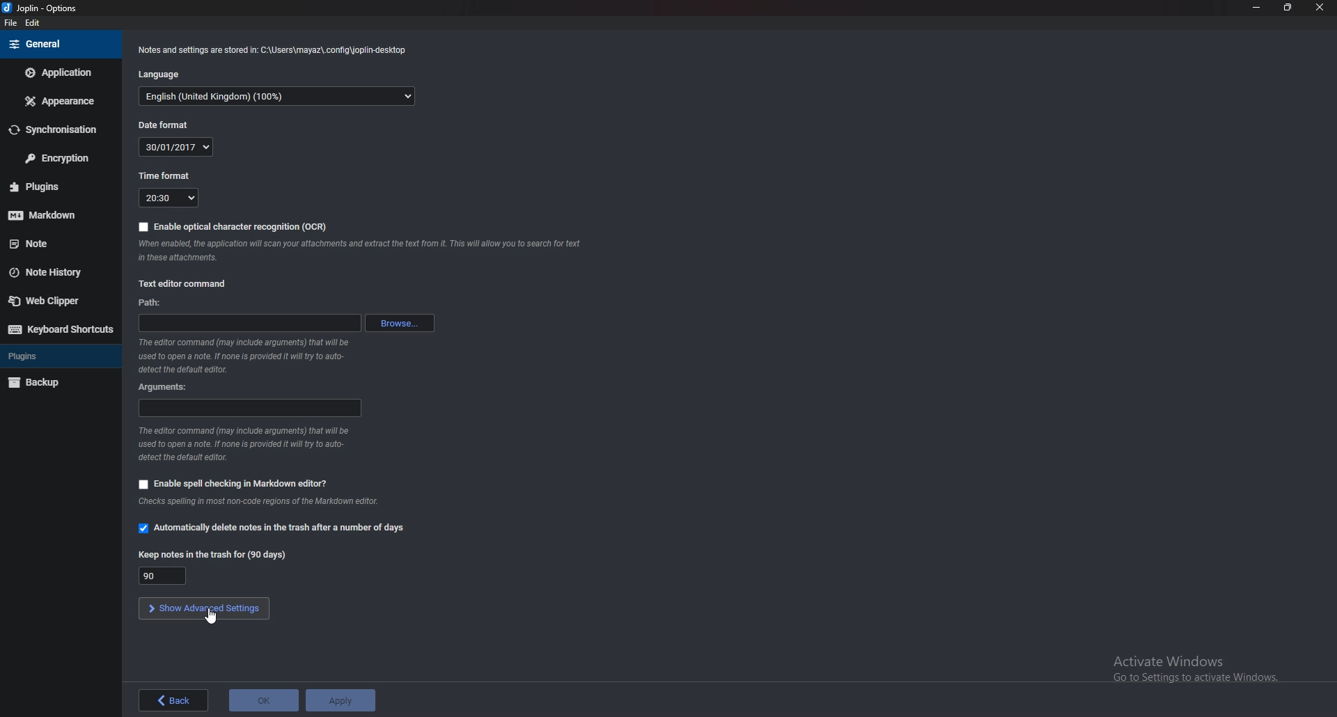 This screenshot has height=717, width=1337. I want to click on automatically delete notes, so click(279, 528).